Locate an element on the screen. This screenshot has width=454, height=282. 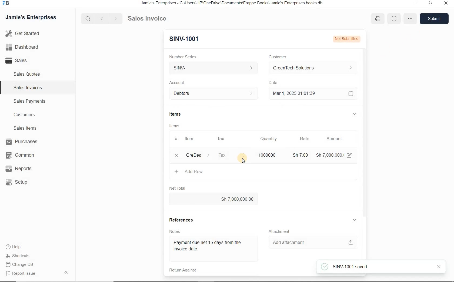
Net Total is located at coordinates (176, 188).